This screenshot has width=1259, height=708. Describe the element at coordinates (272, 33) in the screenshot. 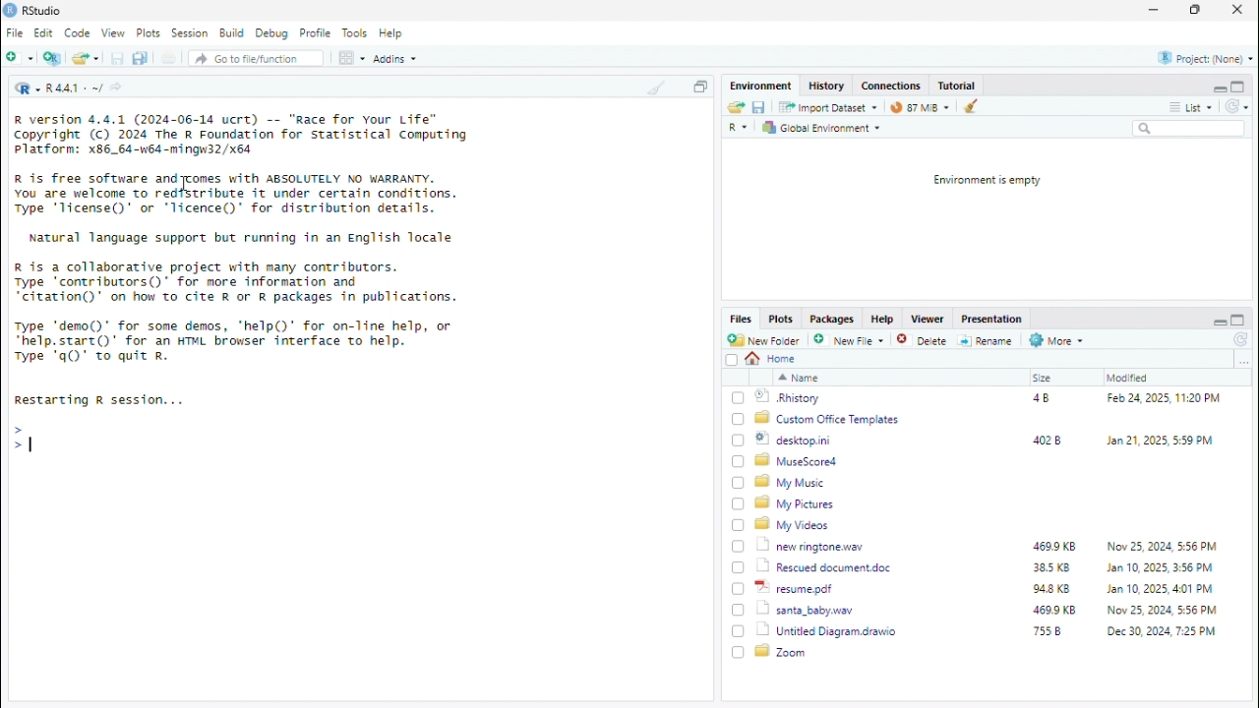

I see `Debug` at that location.